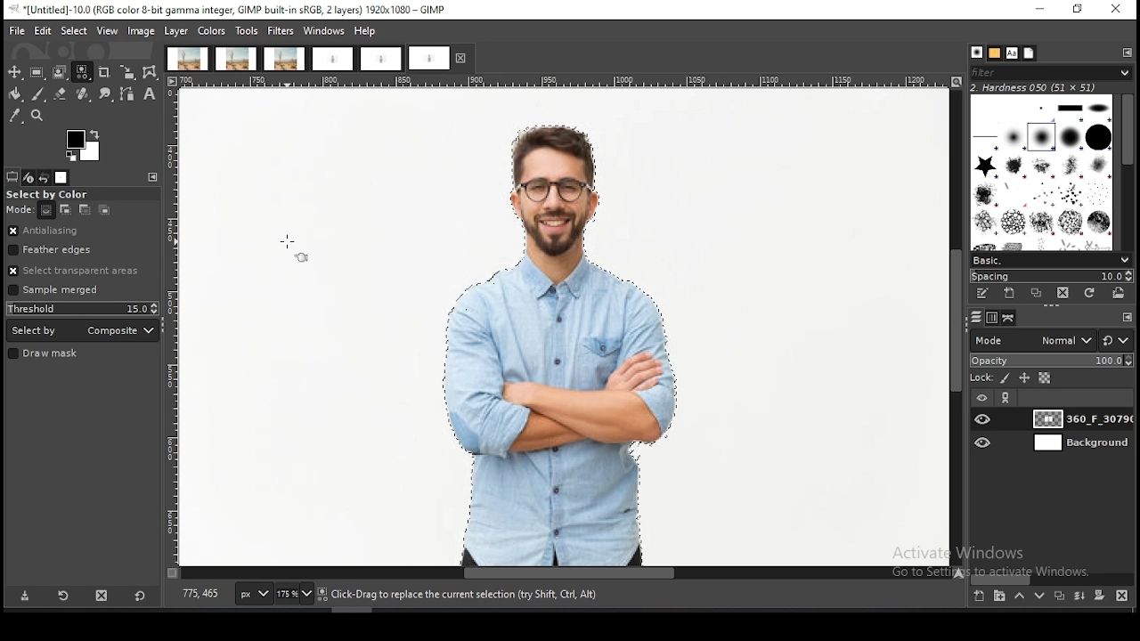  Describe the element at coordinates (103, 594) in the screenshot. I see `delete tool preset` at that location.